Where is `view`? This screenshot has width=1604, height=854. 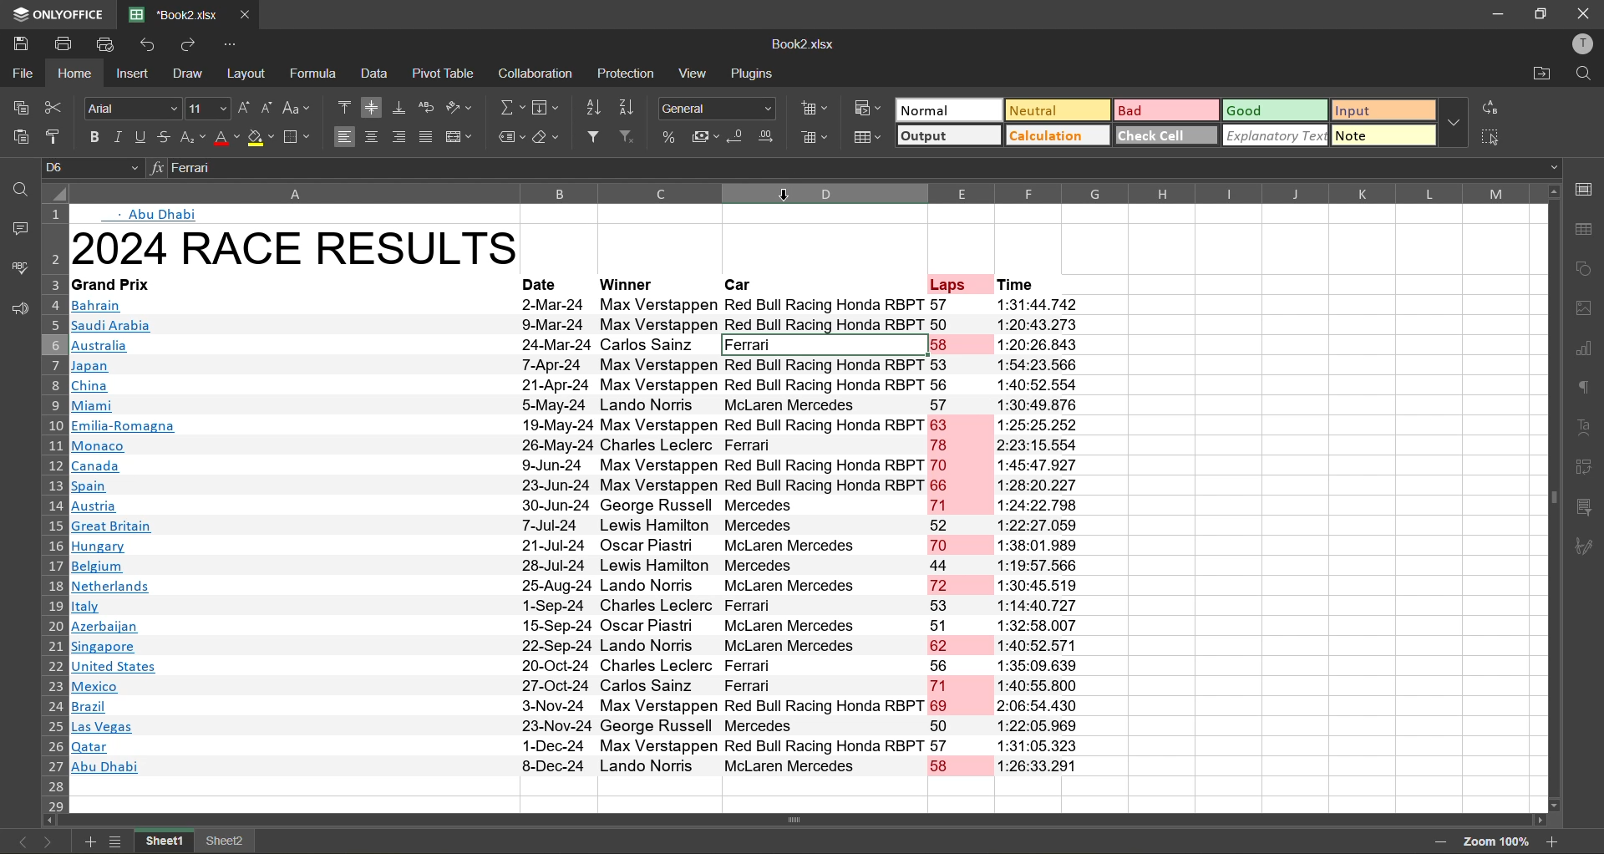 view is located at coordinates (693, 73).